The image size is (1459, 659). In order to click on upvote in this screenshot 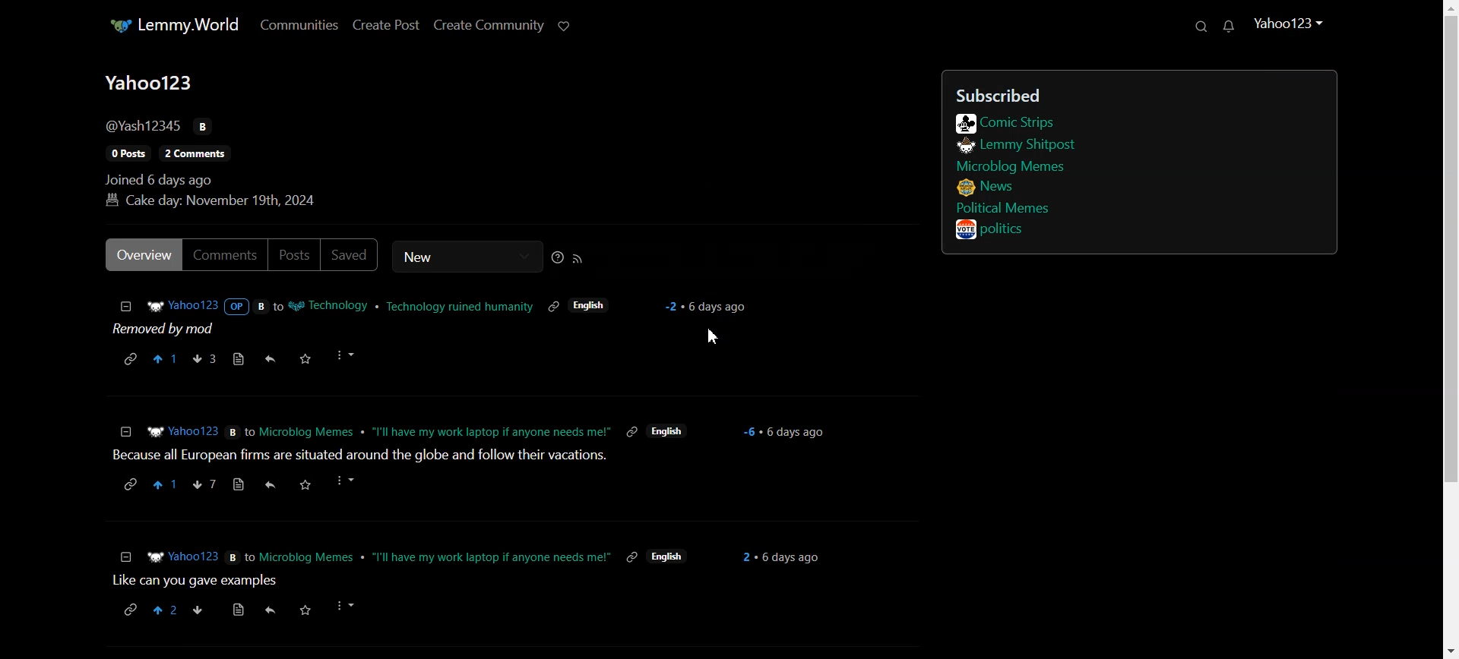, I will do `click(166, 609)`.